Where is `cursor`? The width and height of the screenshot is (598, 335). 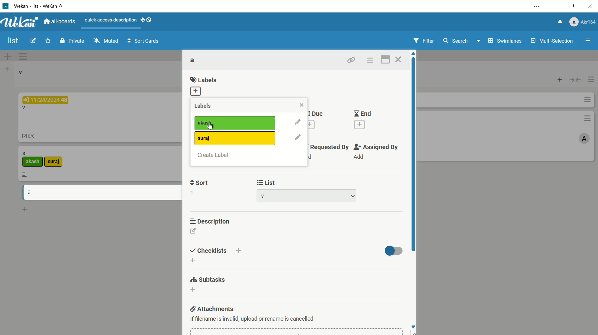 cursor is located at coordinates (211, 126).